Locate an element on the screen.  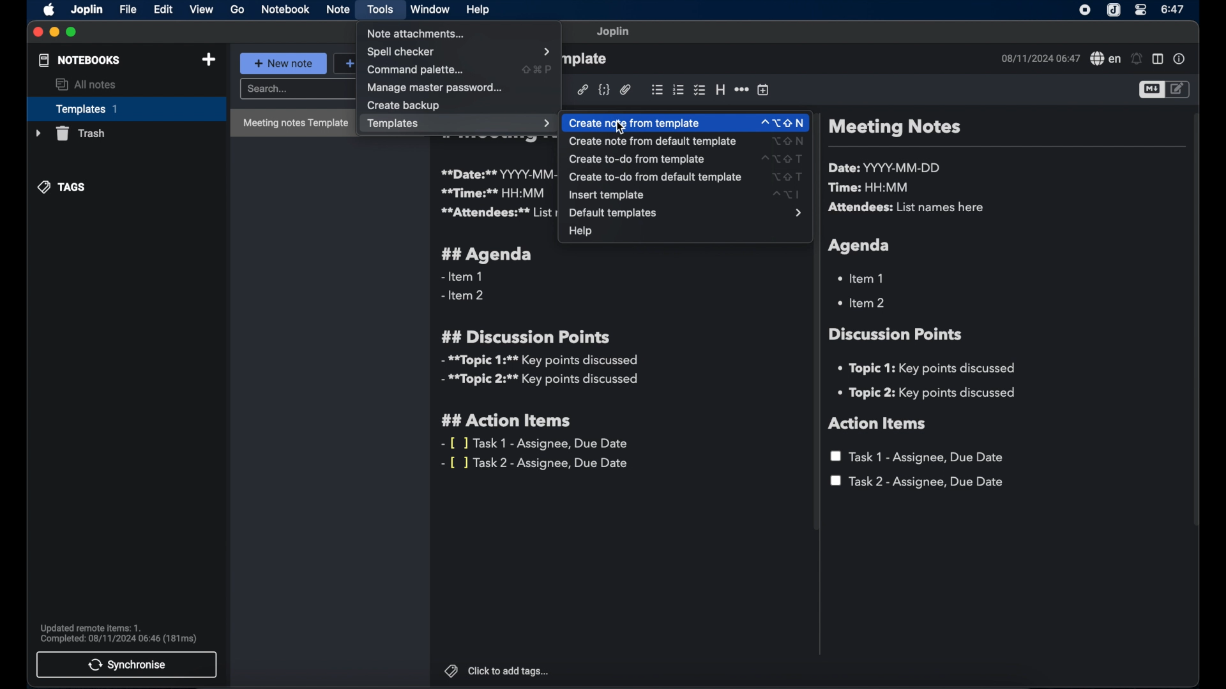
hyperlink is located at coordinates (582, 89).